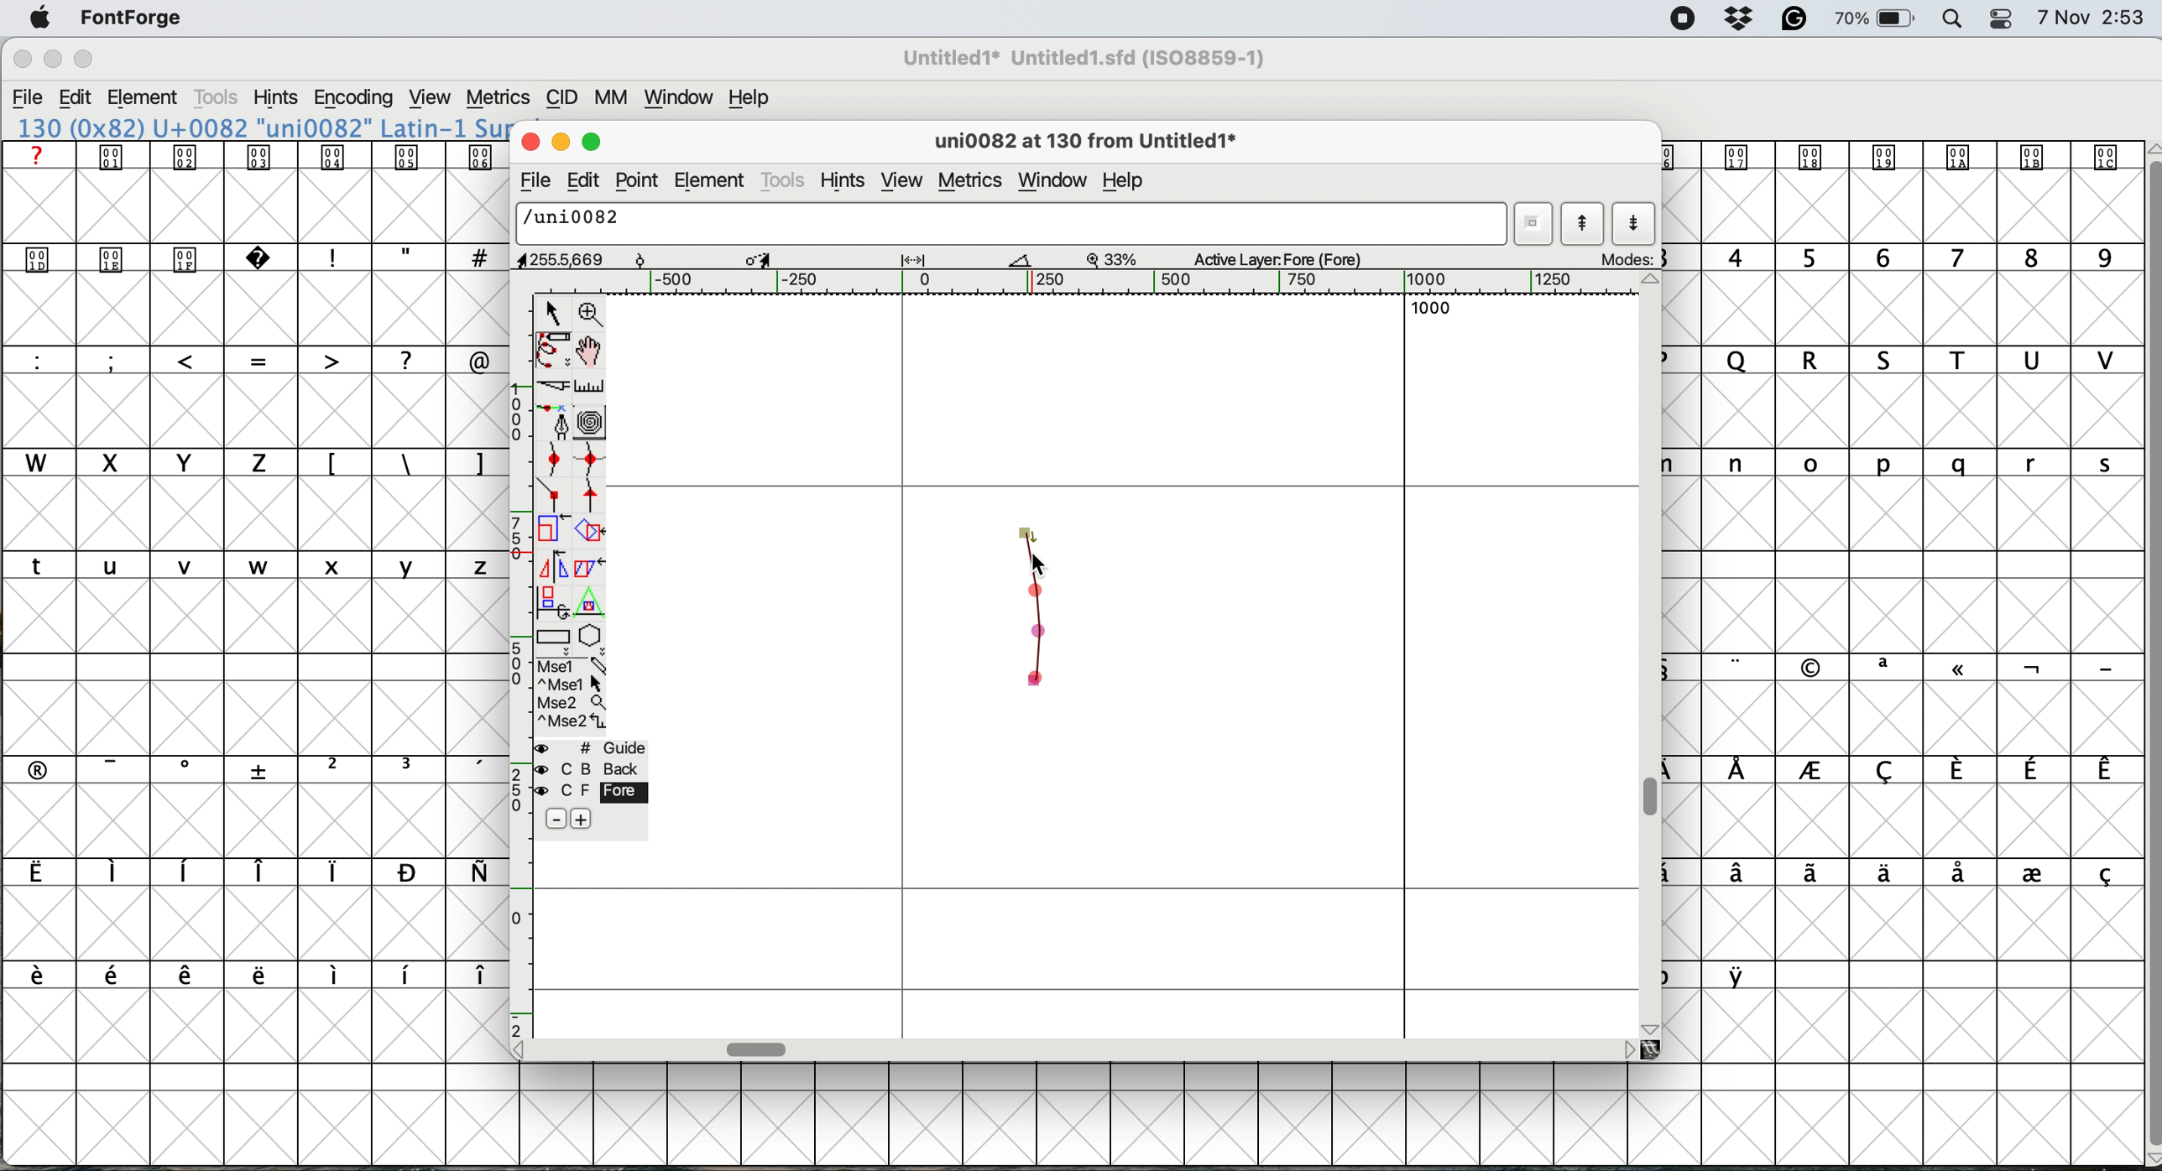 This screenshot has width=2162, height=1171. What do you see at coordinates (1633, 226) in the screenshot?
I see `show next letter` at bounding box center [1633, 226].